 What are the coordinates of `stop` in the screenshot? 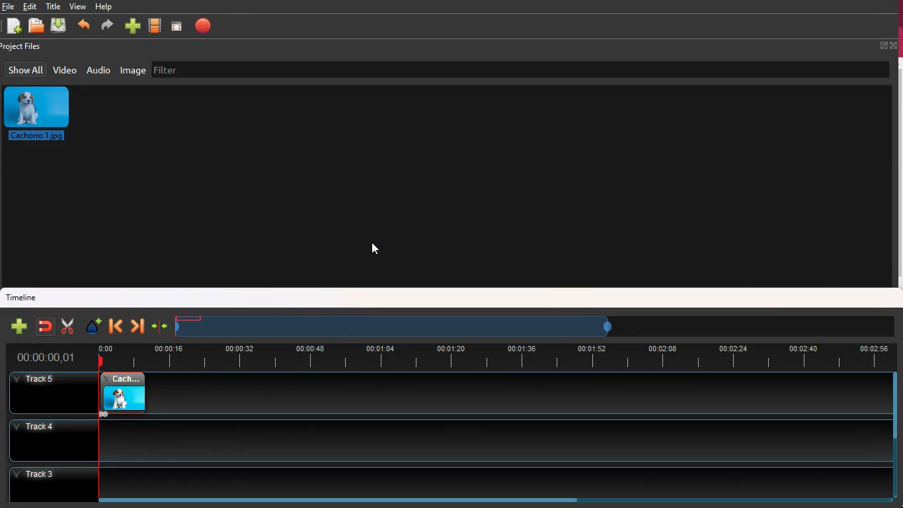 It's located at (206, 25).